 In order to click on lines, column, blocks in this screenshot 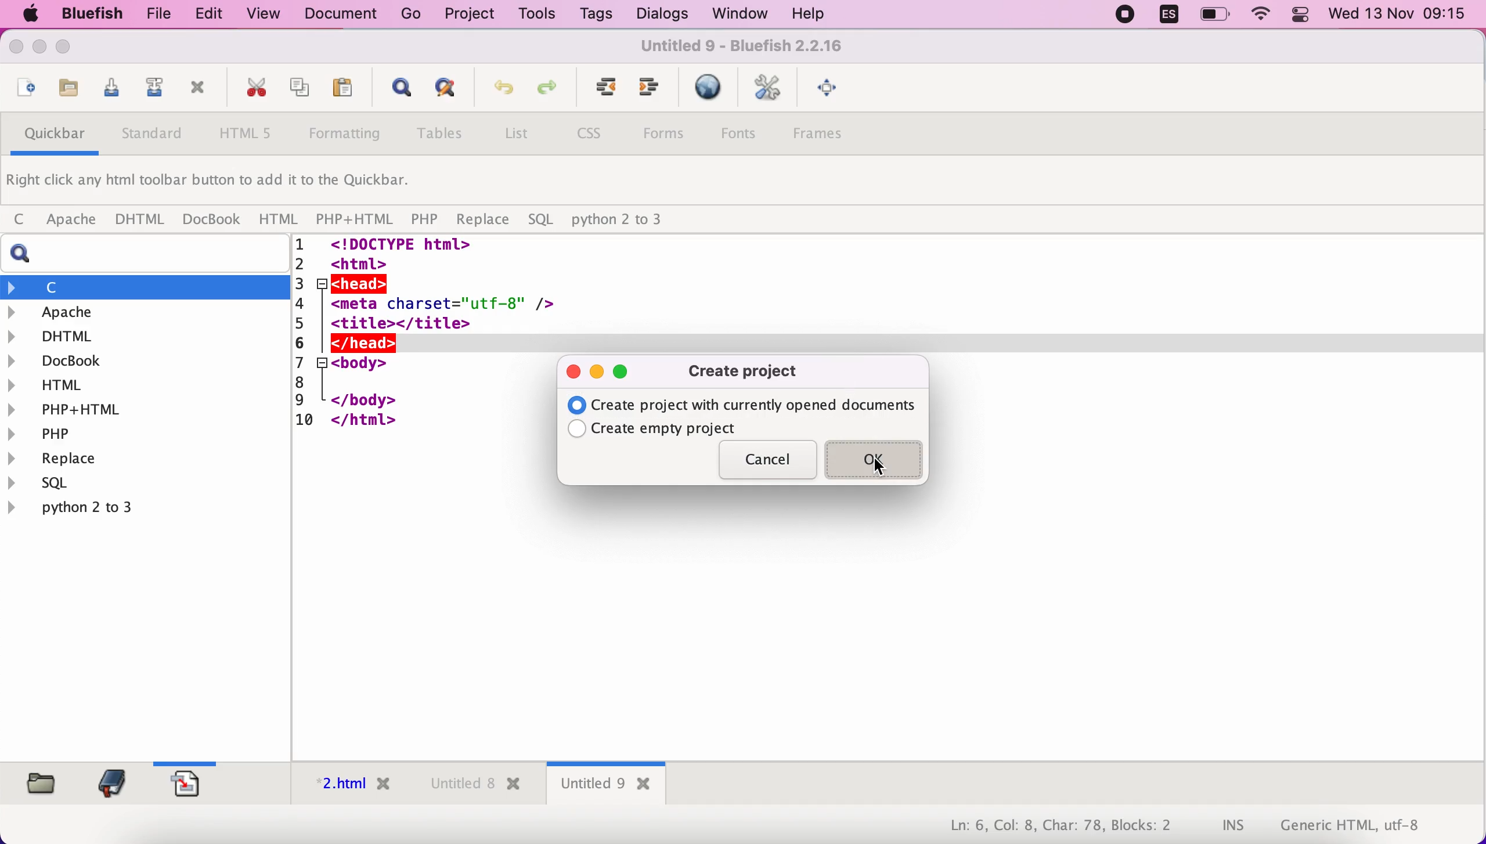, I will do `click(1052, 827)`.